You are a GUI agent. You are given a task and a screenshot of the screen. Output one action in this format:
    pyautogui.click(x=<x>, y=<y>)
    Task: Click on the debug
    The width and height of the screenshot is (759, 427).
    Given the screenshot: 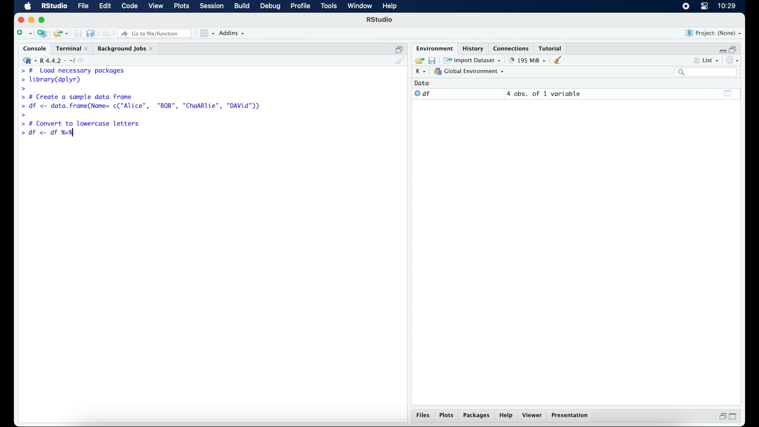 What is the action you would take?
    pyautogui.click(x=270, y=7)
    